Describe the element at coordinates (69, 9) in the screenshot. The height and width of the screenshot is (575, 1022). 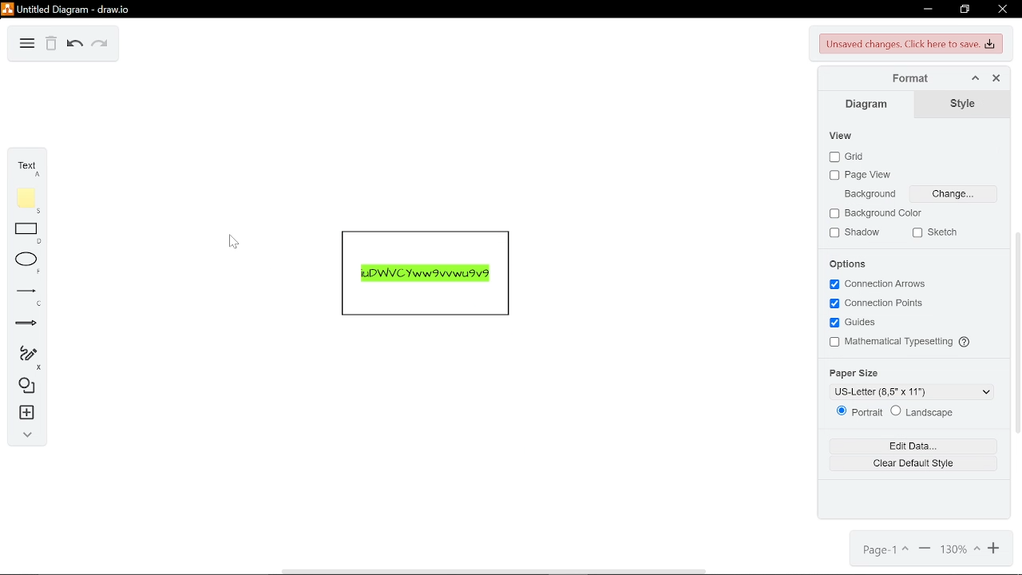
I see `Untitled Diagram-draw.io` at that location.